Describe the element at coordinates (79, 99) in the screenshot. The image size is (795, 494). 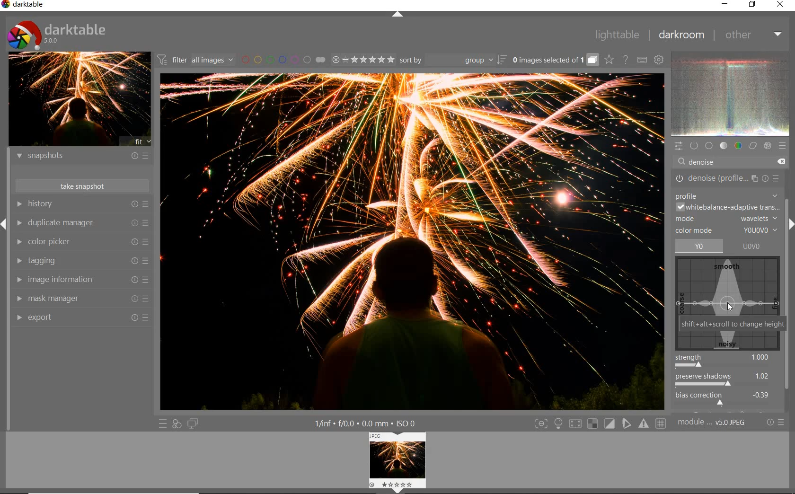
I see `image preview` at that location.